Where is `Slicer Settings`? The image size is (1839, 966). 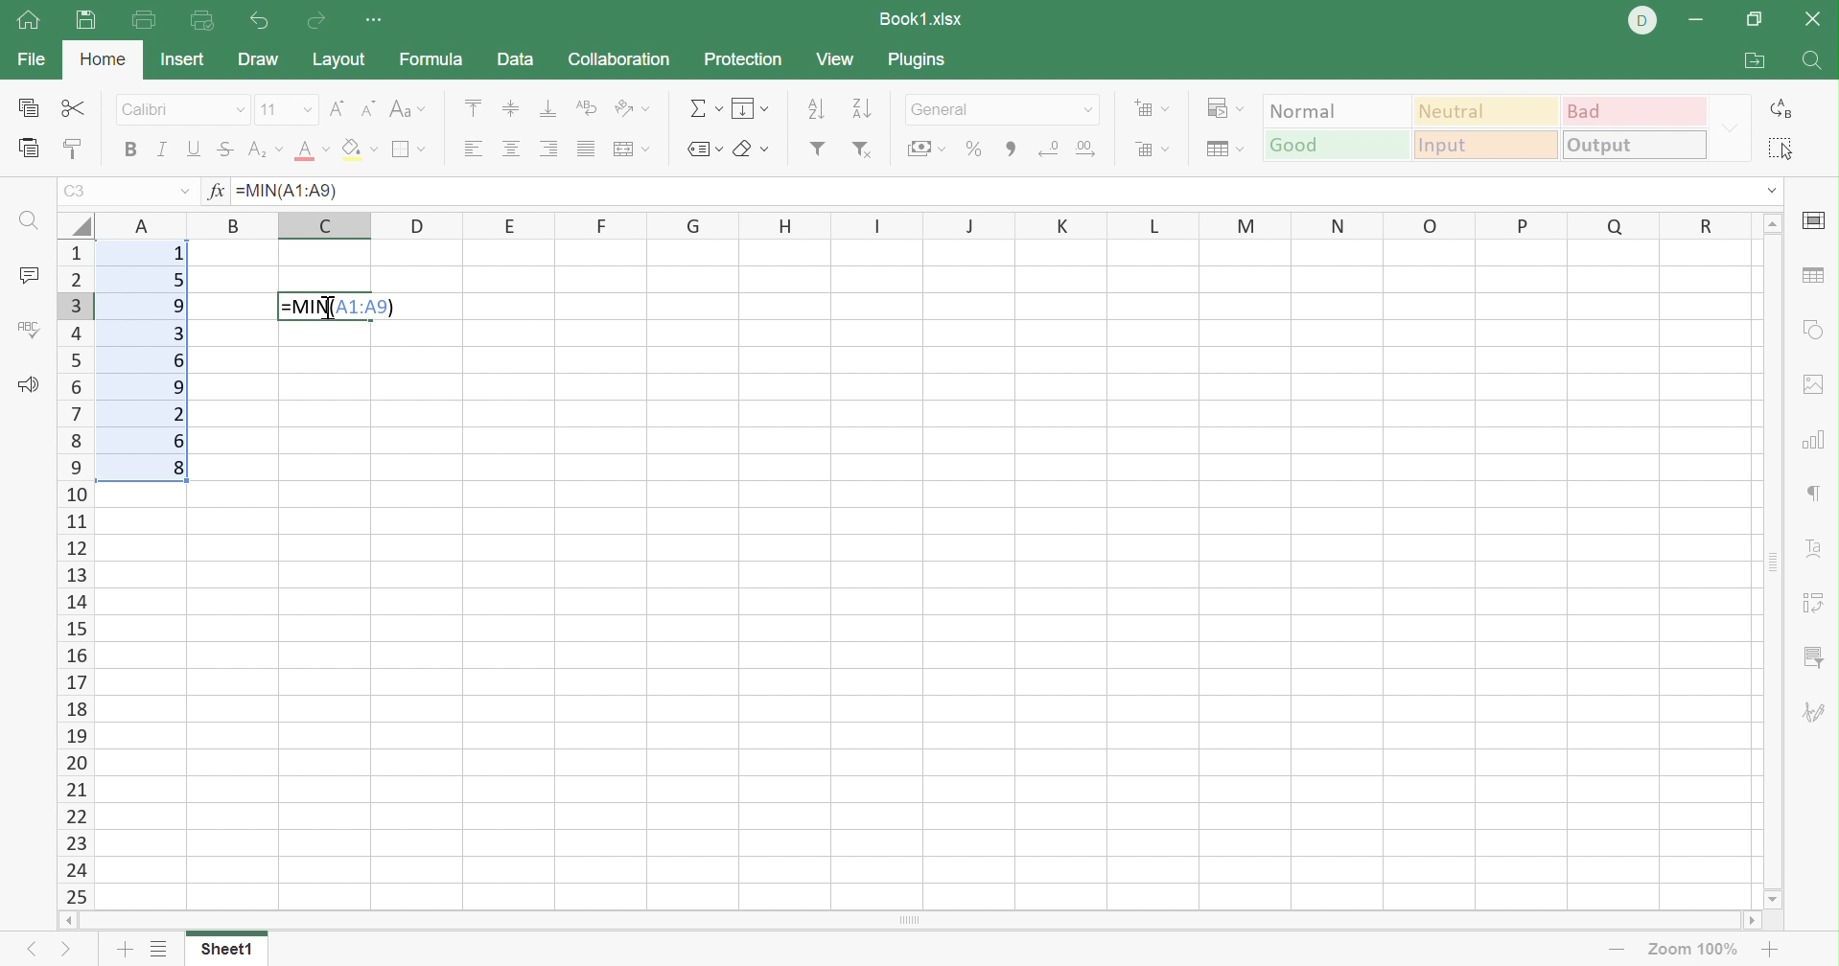
Slicer Settings is located at coordinates (1814, 660).